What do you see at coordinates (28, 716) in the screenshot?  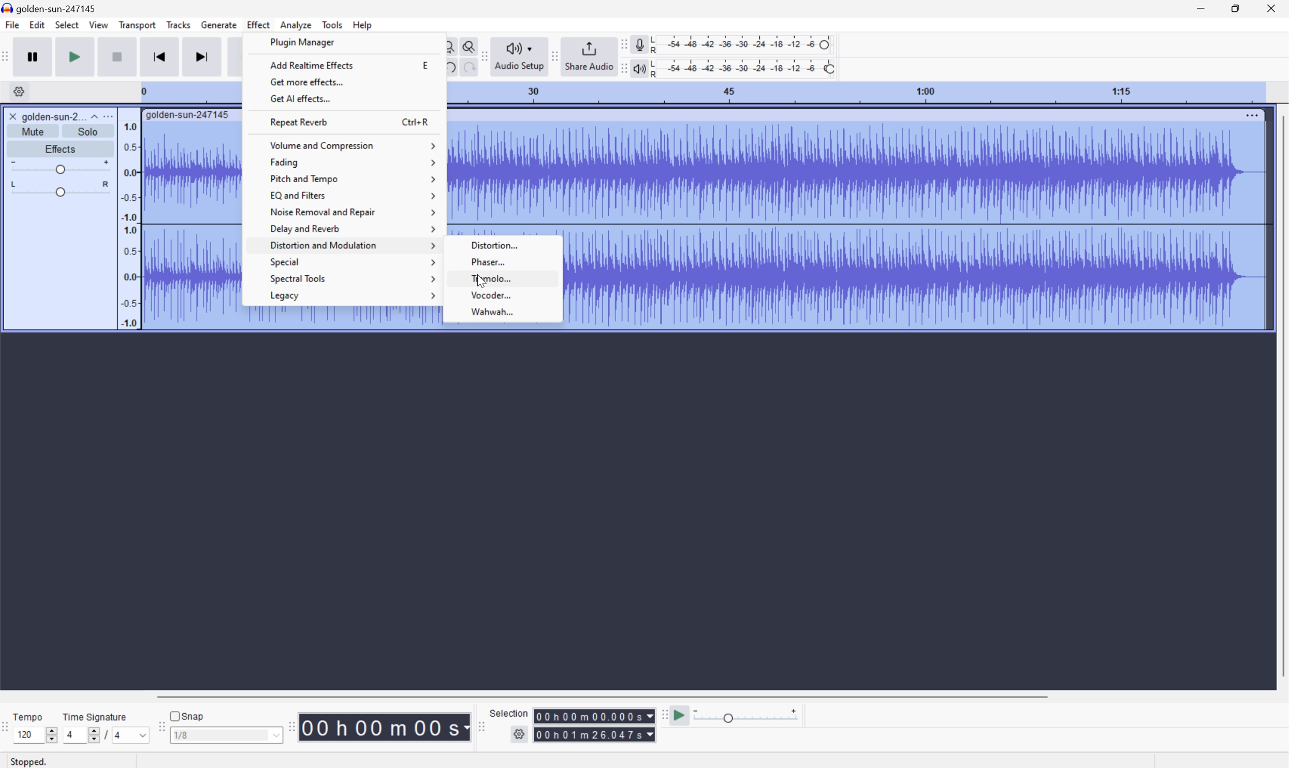 I see `Tempo` at bounding box center [28, 716].